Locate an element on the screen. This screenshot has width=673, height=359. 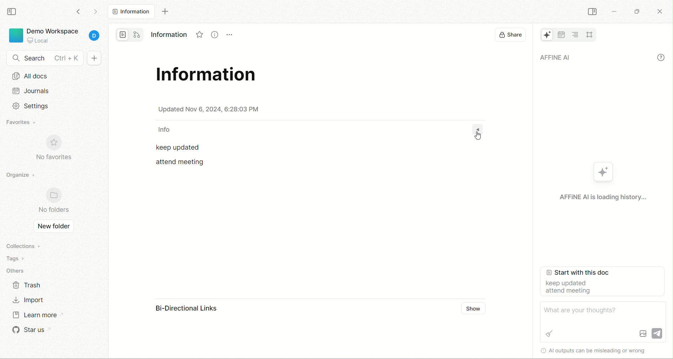
no folders is located at coordinates (53, 202).